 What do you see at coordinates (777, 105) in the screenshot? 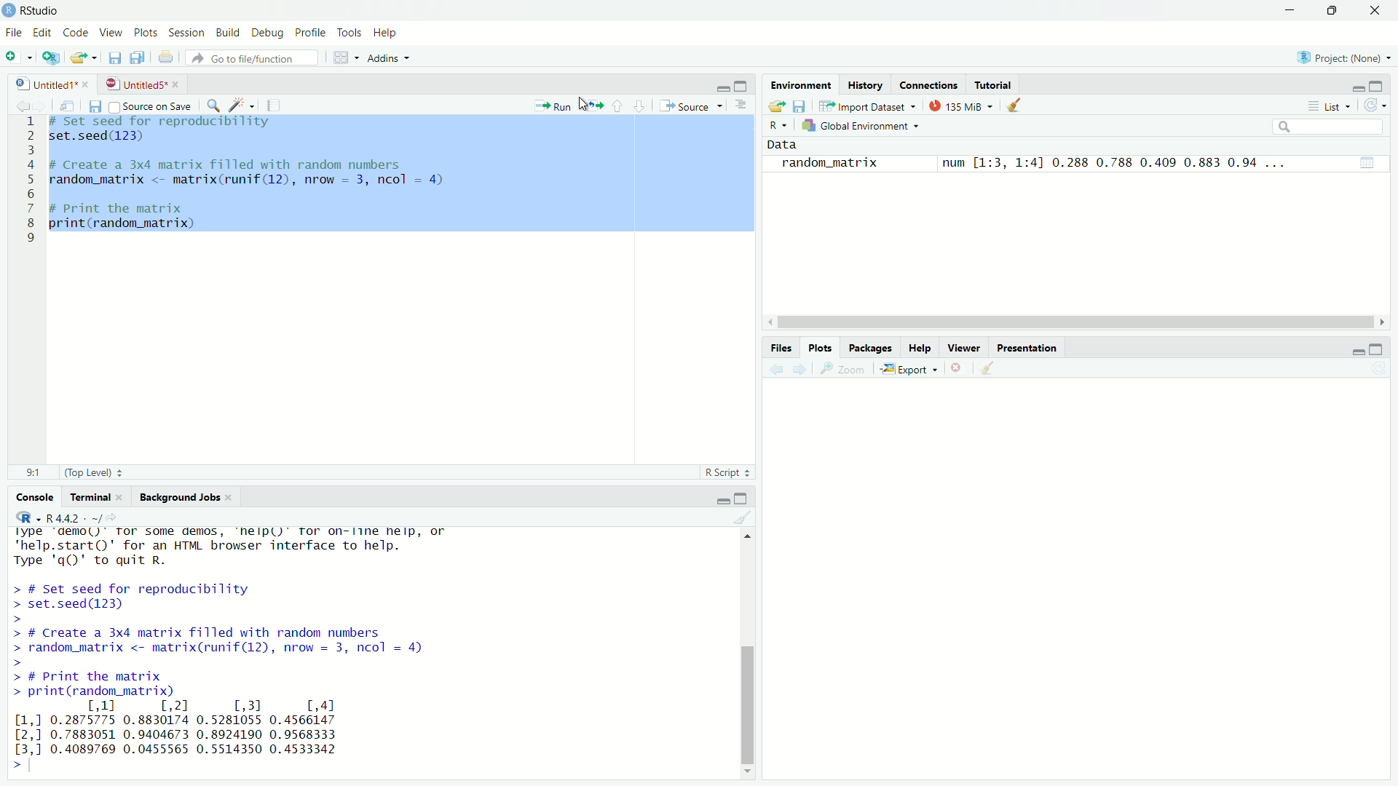
I see `export` at bounding box center [777, 105].